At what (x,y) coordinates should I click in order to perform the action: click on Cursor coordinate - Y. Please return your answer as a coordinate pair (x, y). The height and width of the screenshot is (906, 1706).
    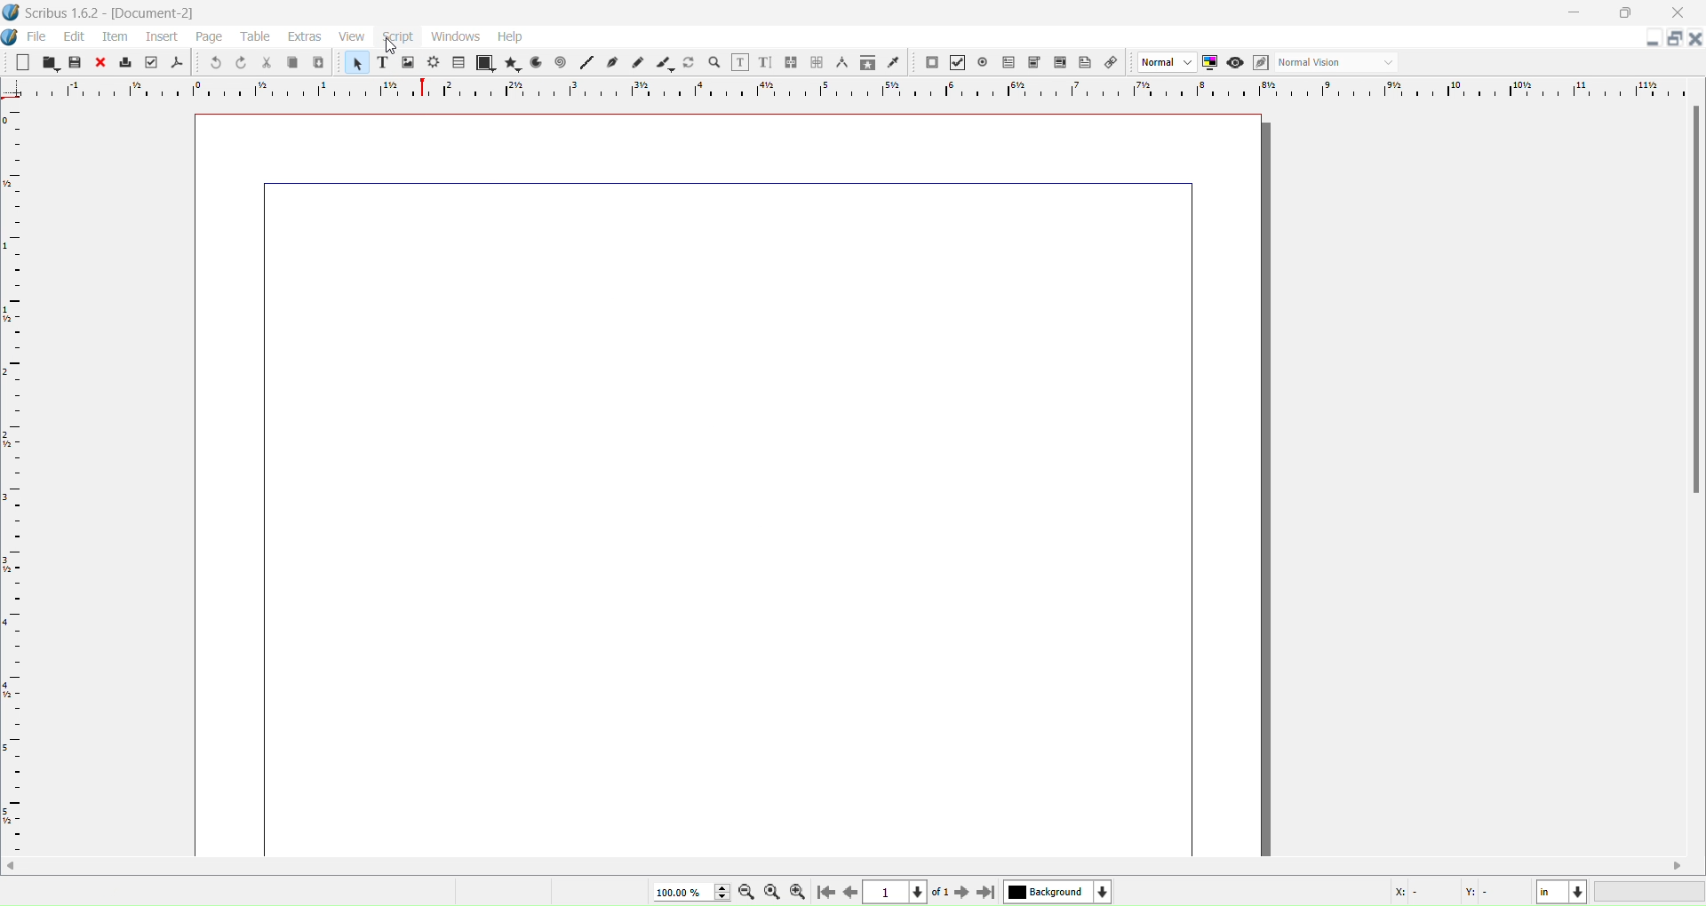
    Looking at the image, I should click on (1497, 892).